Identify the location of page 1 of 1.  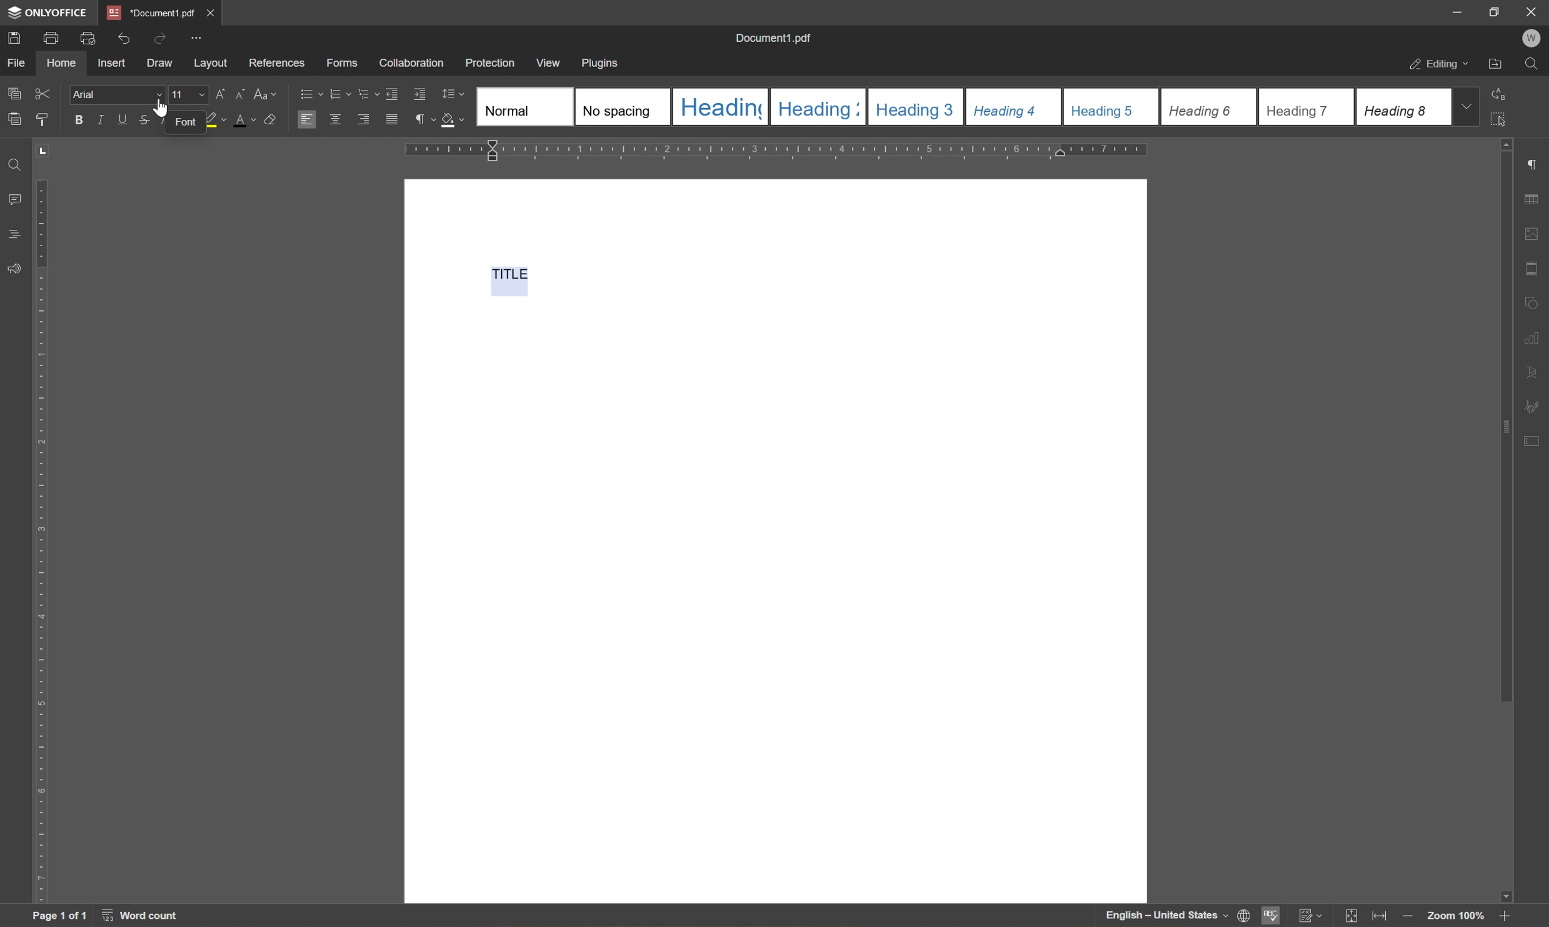
(60, 914).